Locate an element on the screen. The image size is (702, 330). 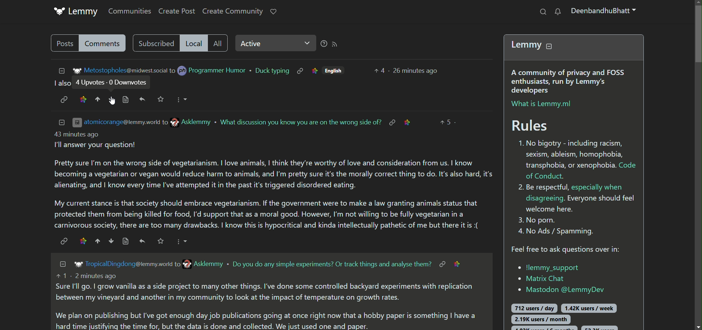
reactions is located at coordinates (114, 83).